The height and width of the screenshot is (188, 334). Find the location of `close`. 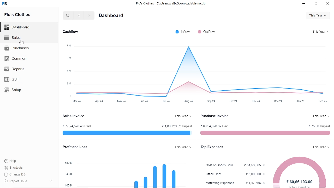

close is located at coordinates (327, 4).